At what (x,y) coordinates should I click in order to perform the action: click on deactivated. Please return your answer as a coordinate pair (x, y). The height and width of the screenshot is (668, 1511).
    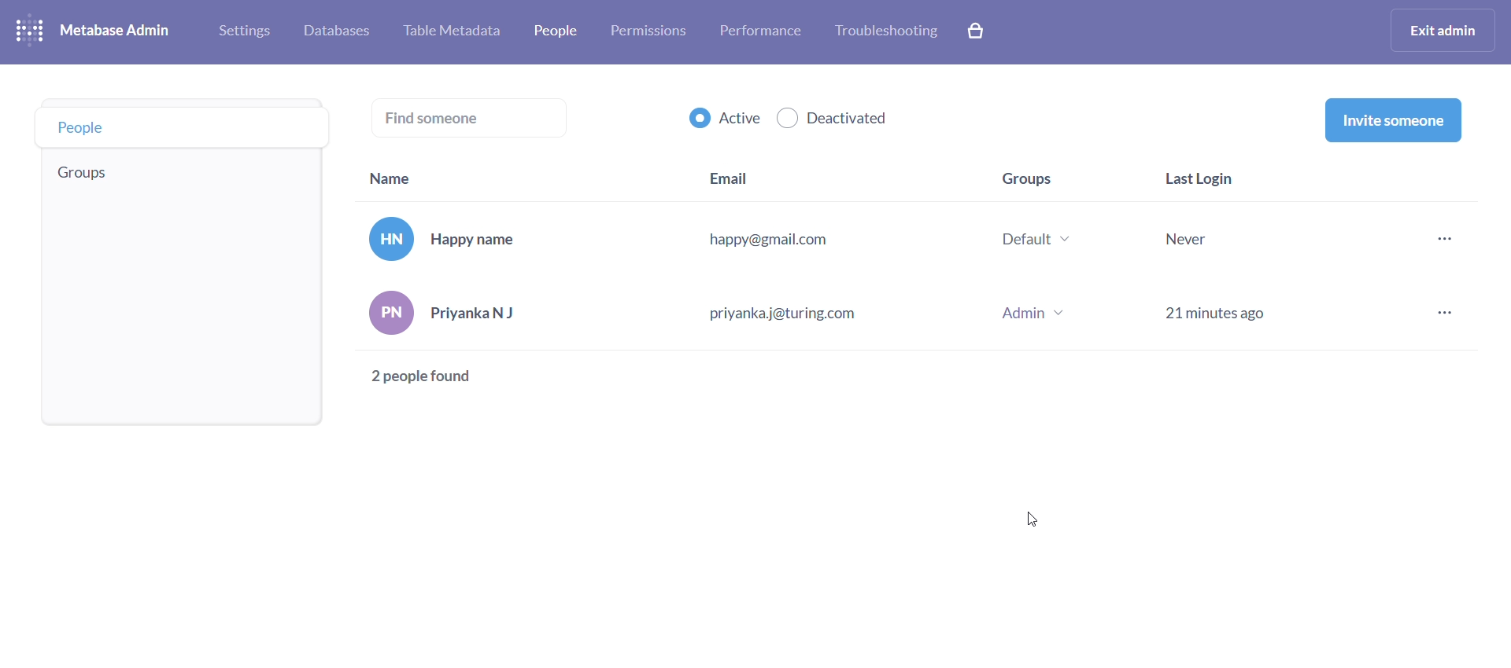
    Looking at the image, I should click on (840, 116).